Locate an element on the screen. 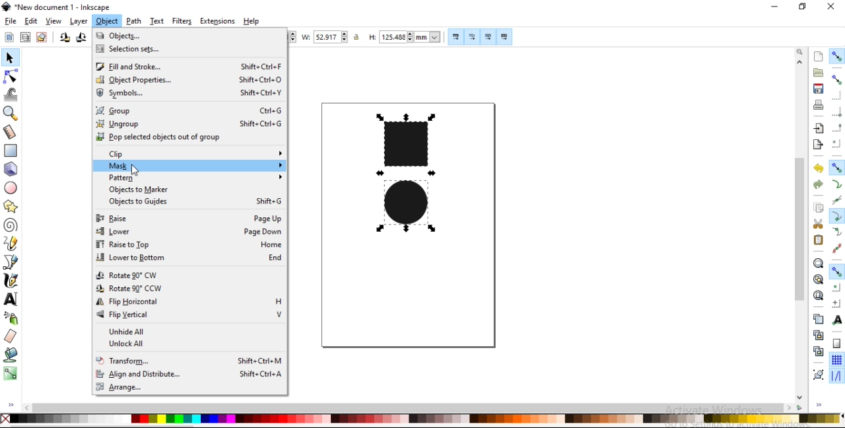 This screenshot has height=428, width=845. image is located at coordinates (410, 180).